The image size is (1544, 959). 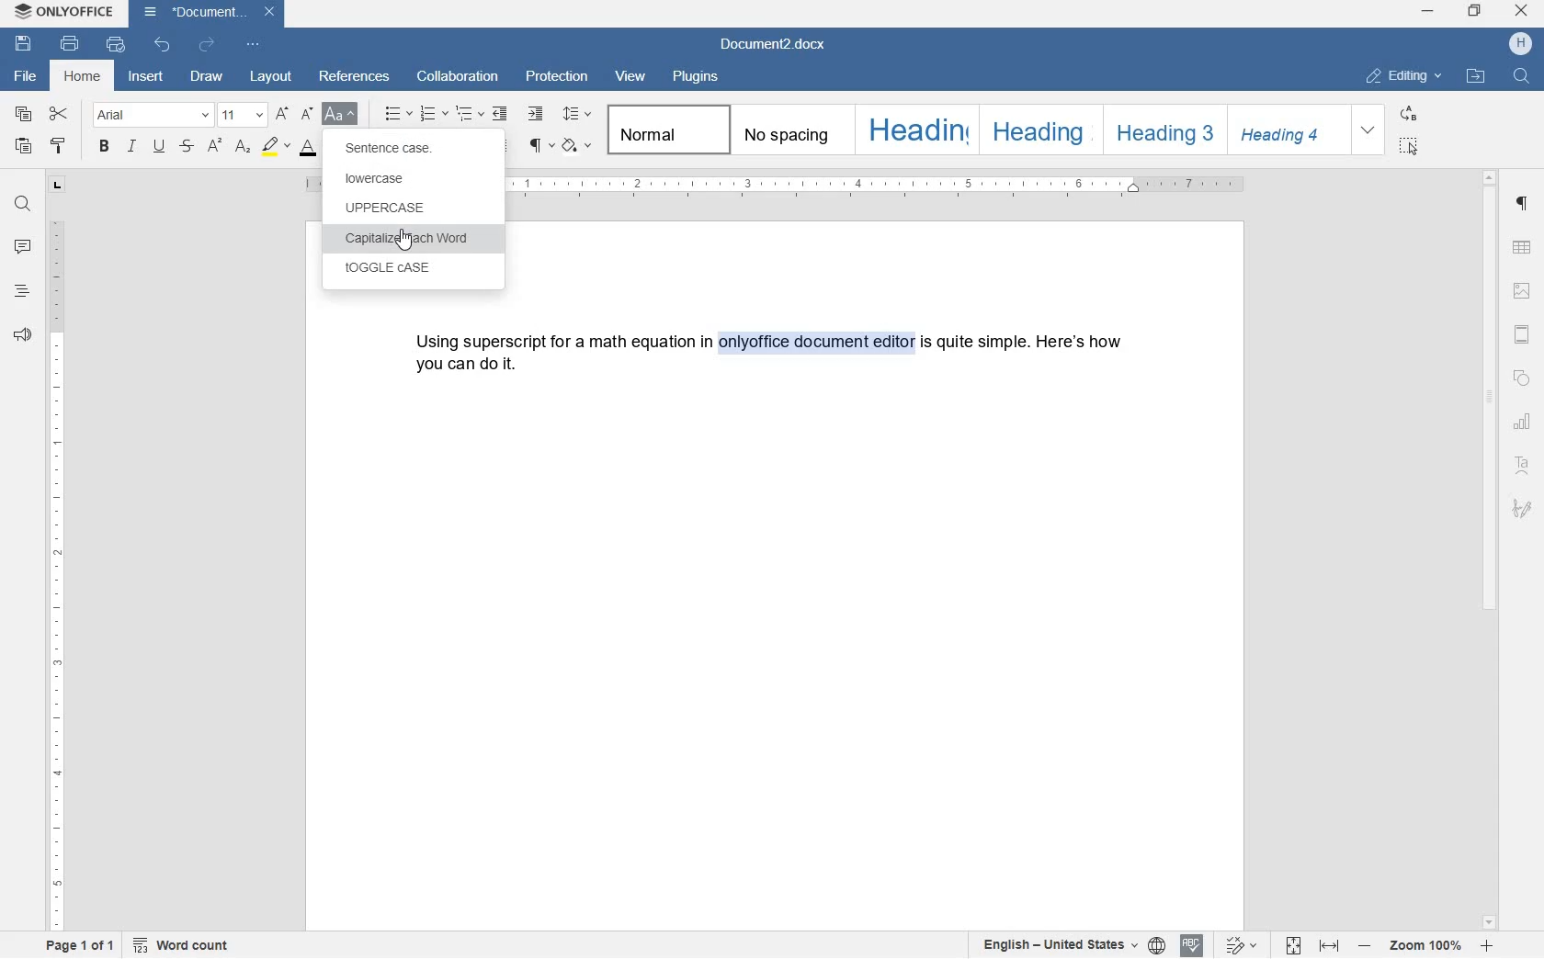 I want to click on print, so click(x=70, y=44).